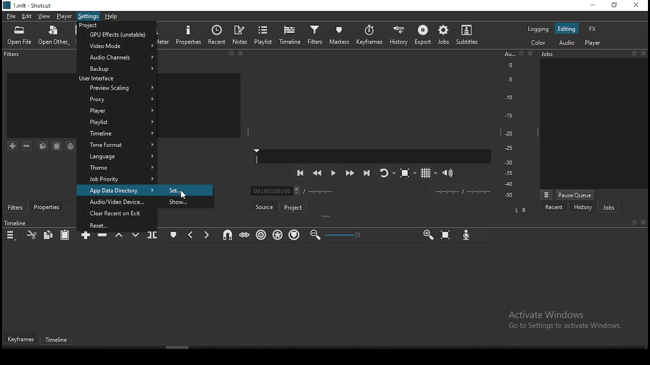  I want to click on job priority, so click(117, 178).